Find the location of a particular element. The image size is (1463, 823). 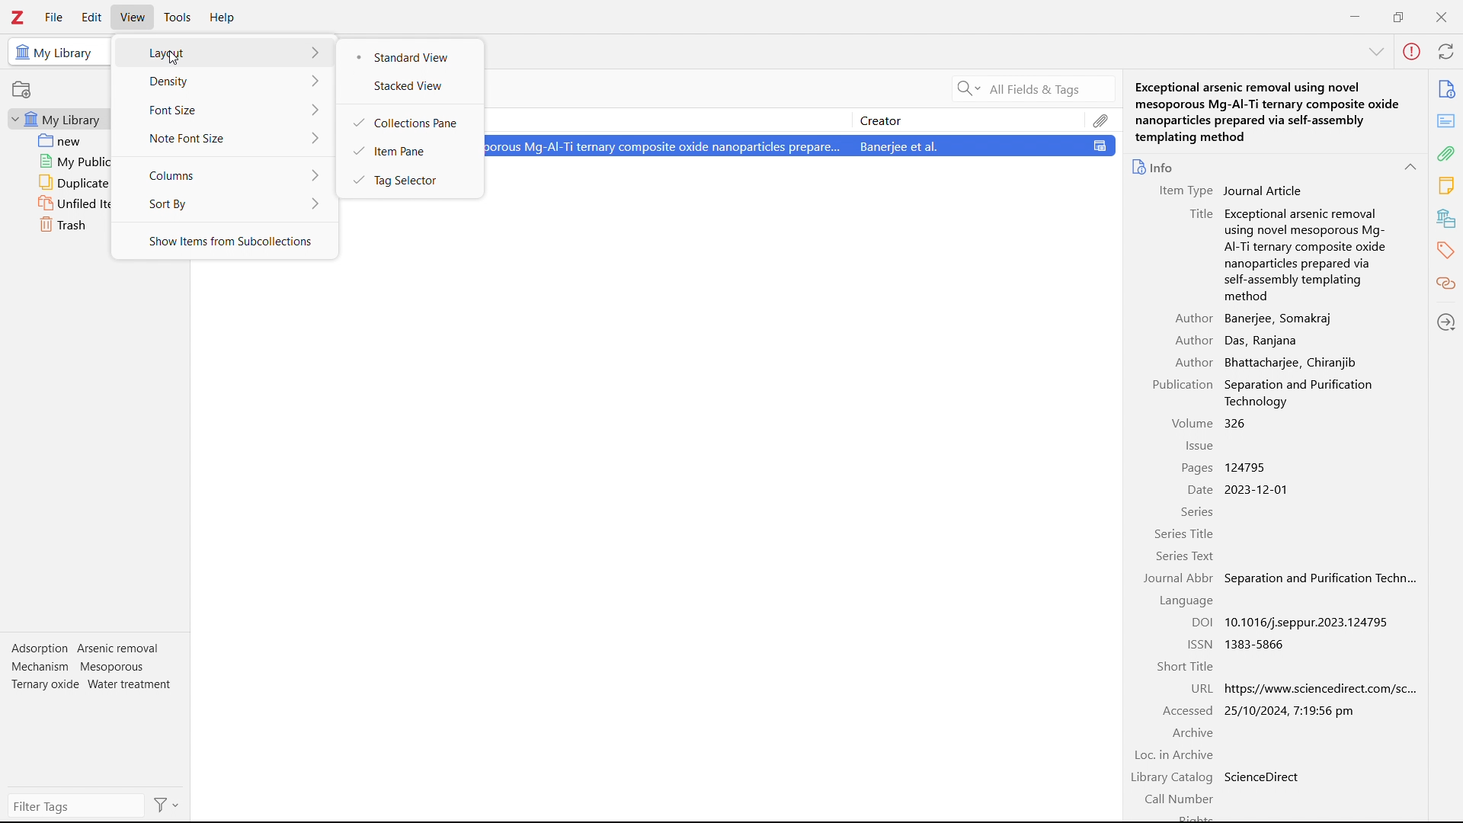

libraries and collections is located at coordinates (1446, 218).